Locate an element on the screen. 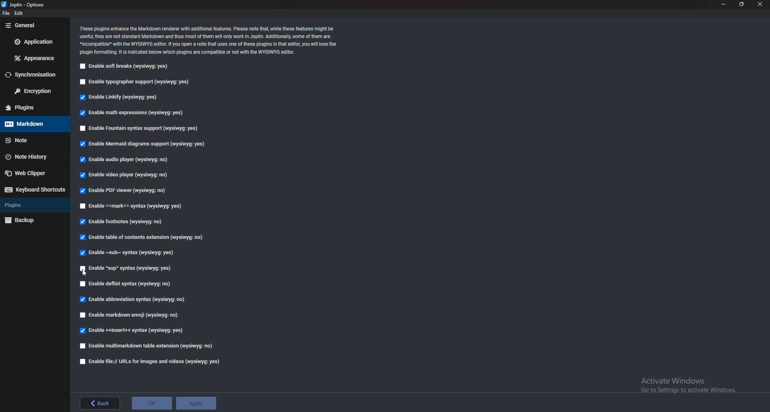 This screenshot has height=412, width=770. Enable linkify is located at coordinates (122, 97).